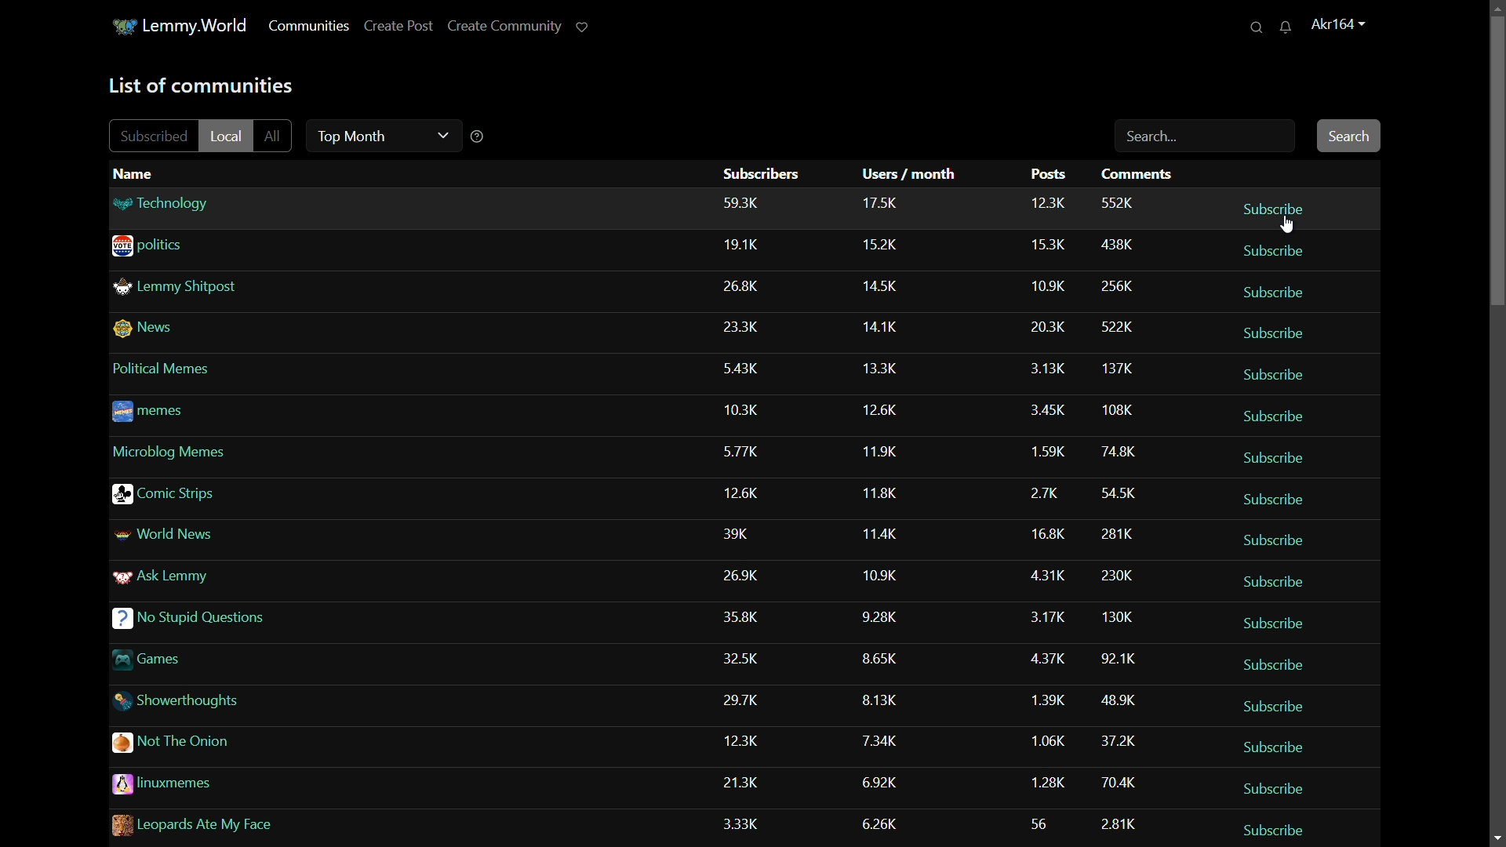  What do you see at coordinates (300, 746) in the screenshot?
I see `communities name` at bounding box center [300, 746].